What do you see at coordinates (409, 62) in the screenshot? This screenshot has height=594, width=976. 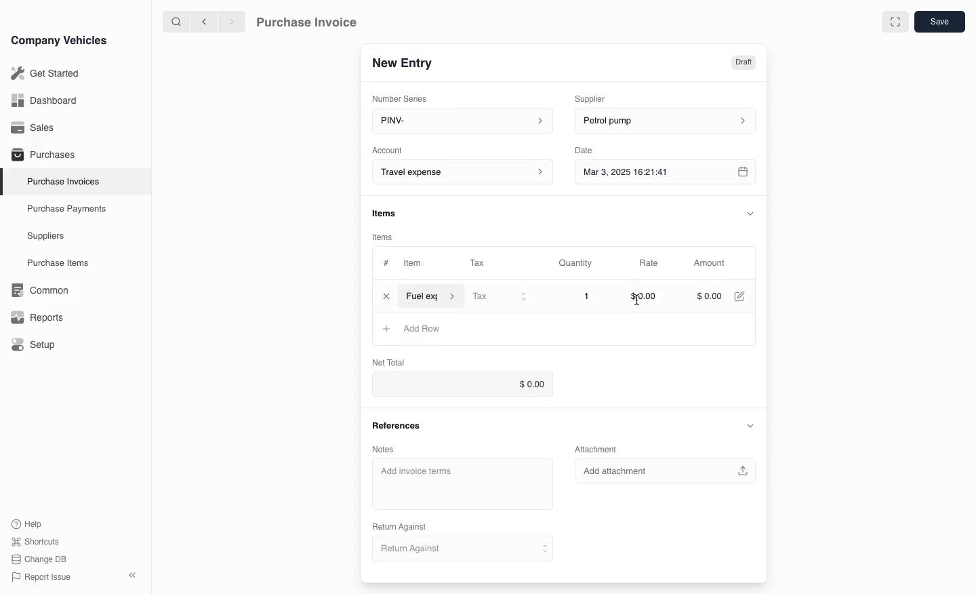 I see `New Entry` at bounding box center [409, 62].